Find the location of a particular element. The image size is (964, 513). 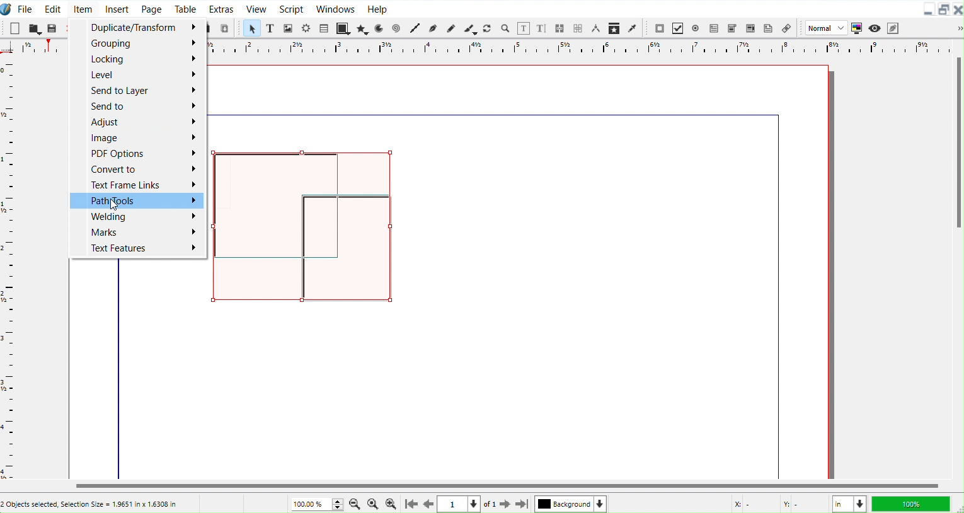

Spiral is located at coordinates (397, 28).